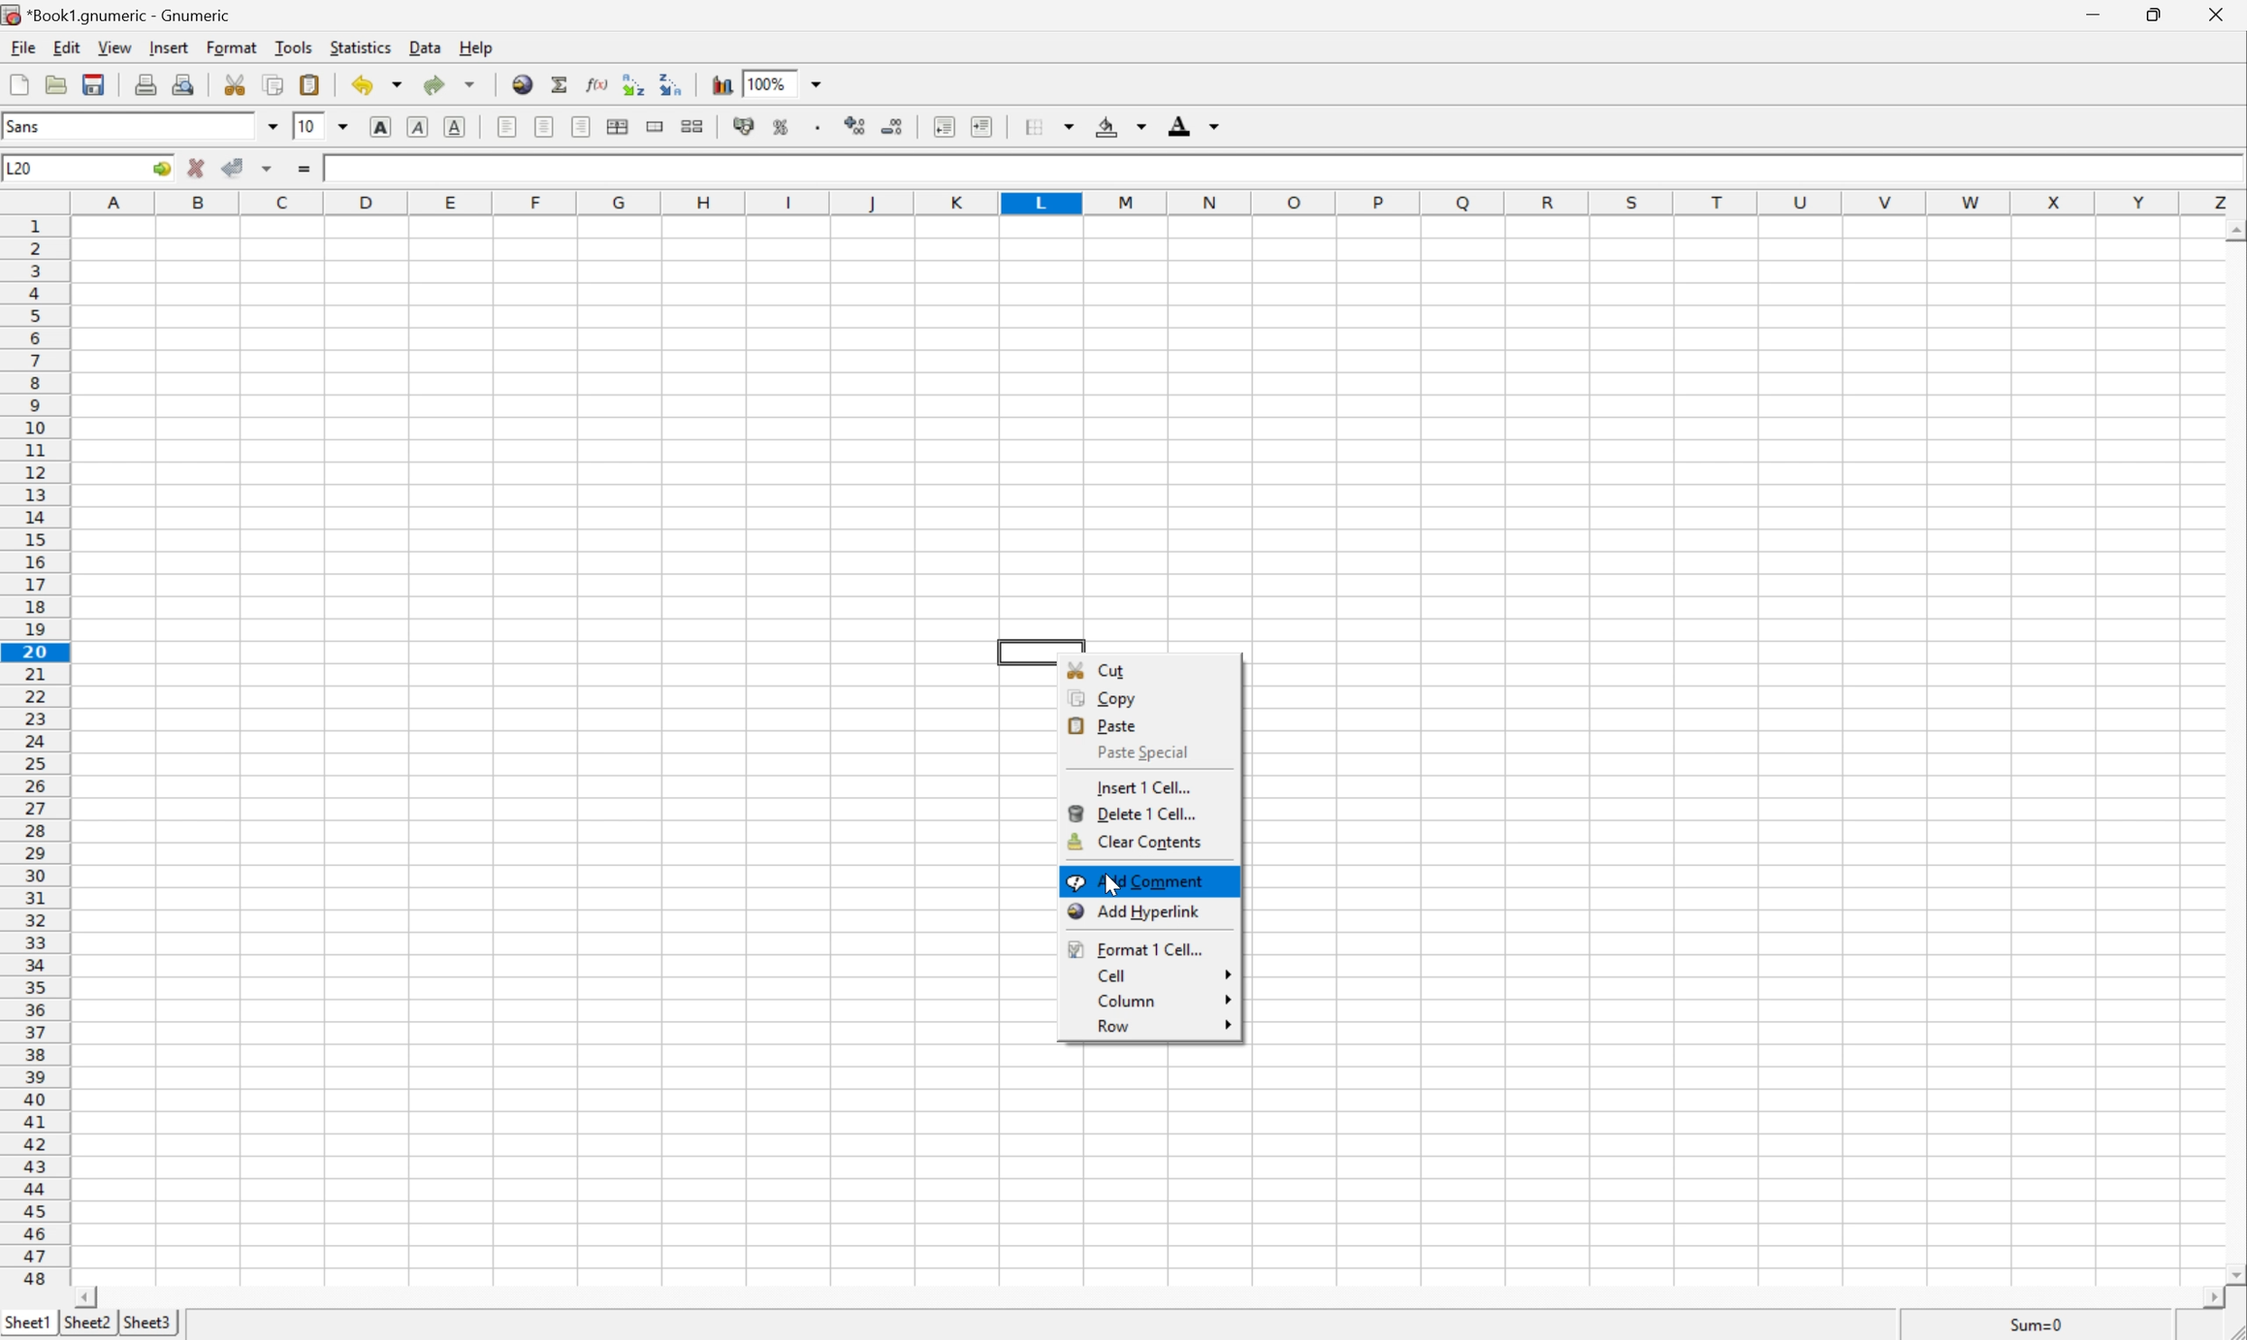  What do you see at coordinates (233, 169) in the screenshot?
I see `Accept changes` at bounding box center [233, 169].